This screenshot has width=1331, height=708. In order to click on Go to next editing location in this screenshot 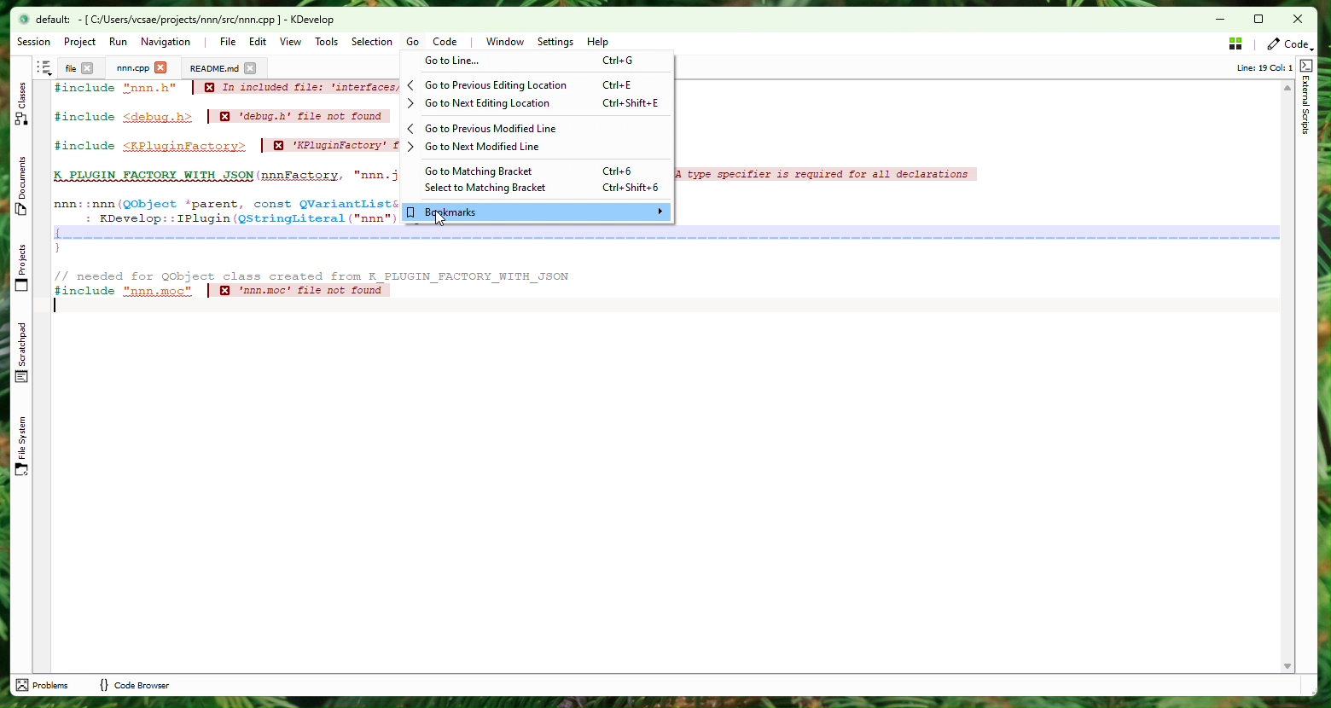, I will do `click(536, 102)`.